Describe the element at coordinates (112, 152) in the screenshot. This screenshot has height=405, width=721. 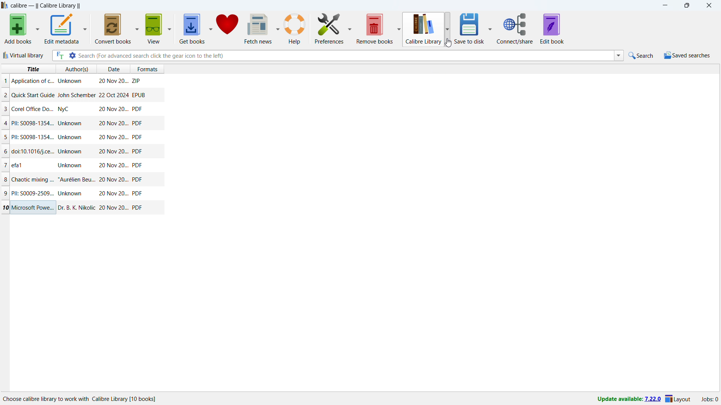
I see `Date` at that location.